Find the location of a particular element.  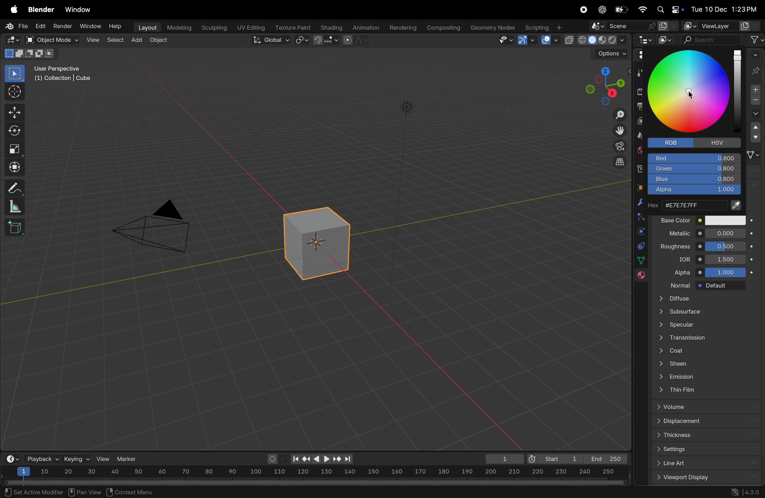

base color is located at coordinates (676, 220).